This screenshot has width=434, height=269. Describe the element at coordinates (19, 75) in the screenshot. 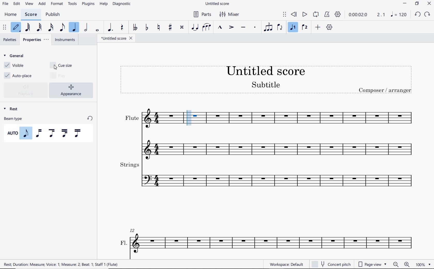

I see `AUTO-PLACE` at that location.